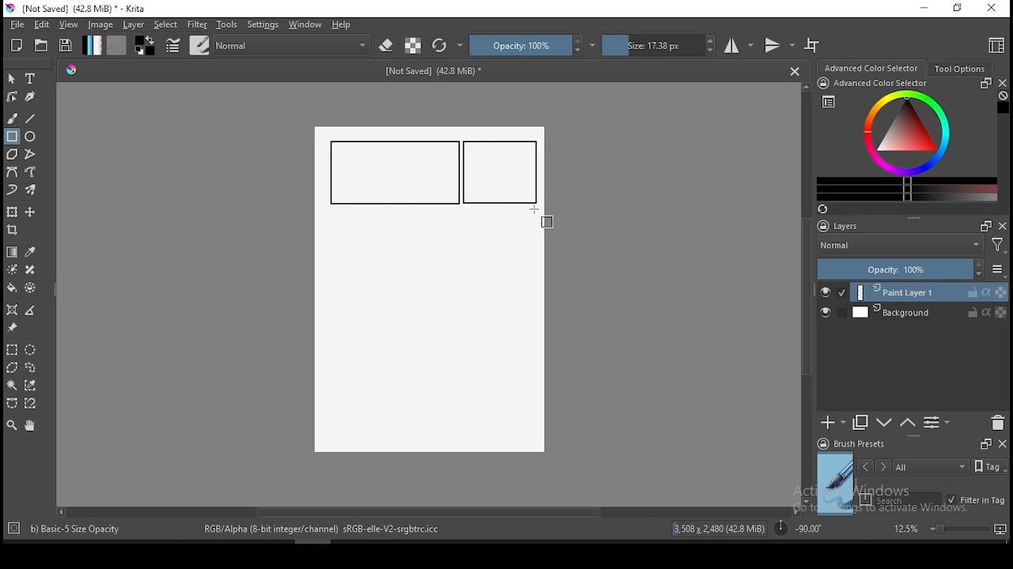 Image resolution: width=1013 pixels, height=569 pixels. I want to click on Refresh, so click(829, 210).